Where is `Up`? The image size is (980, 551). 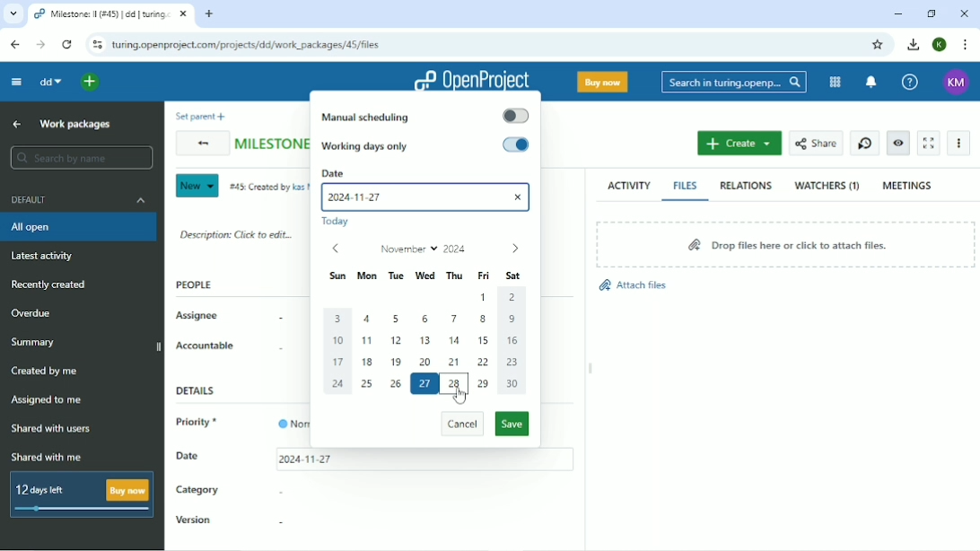 Up is located at coordinates (18, 124).